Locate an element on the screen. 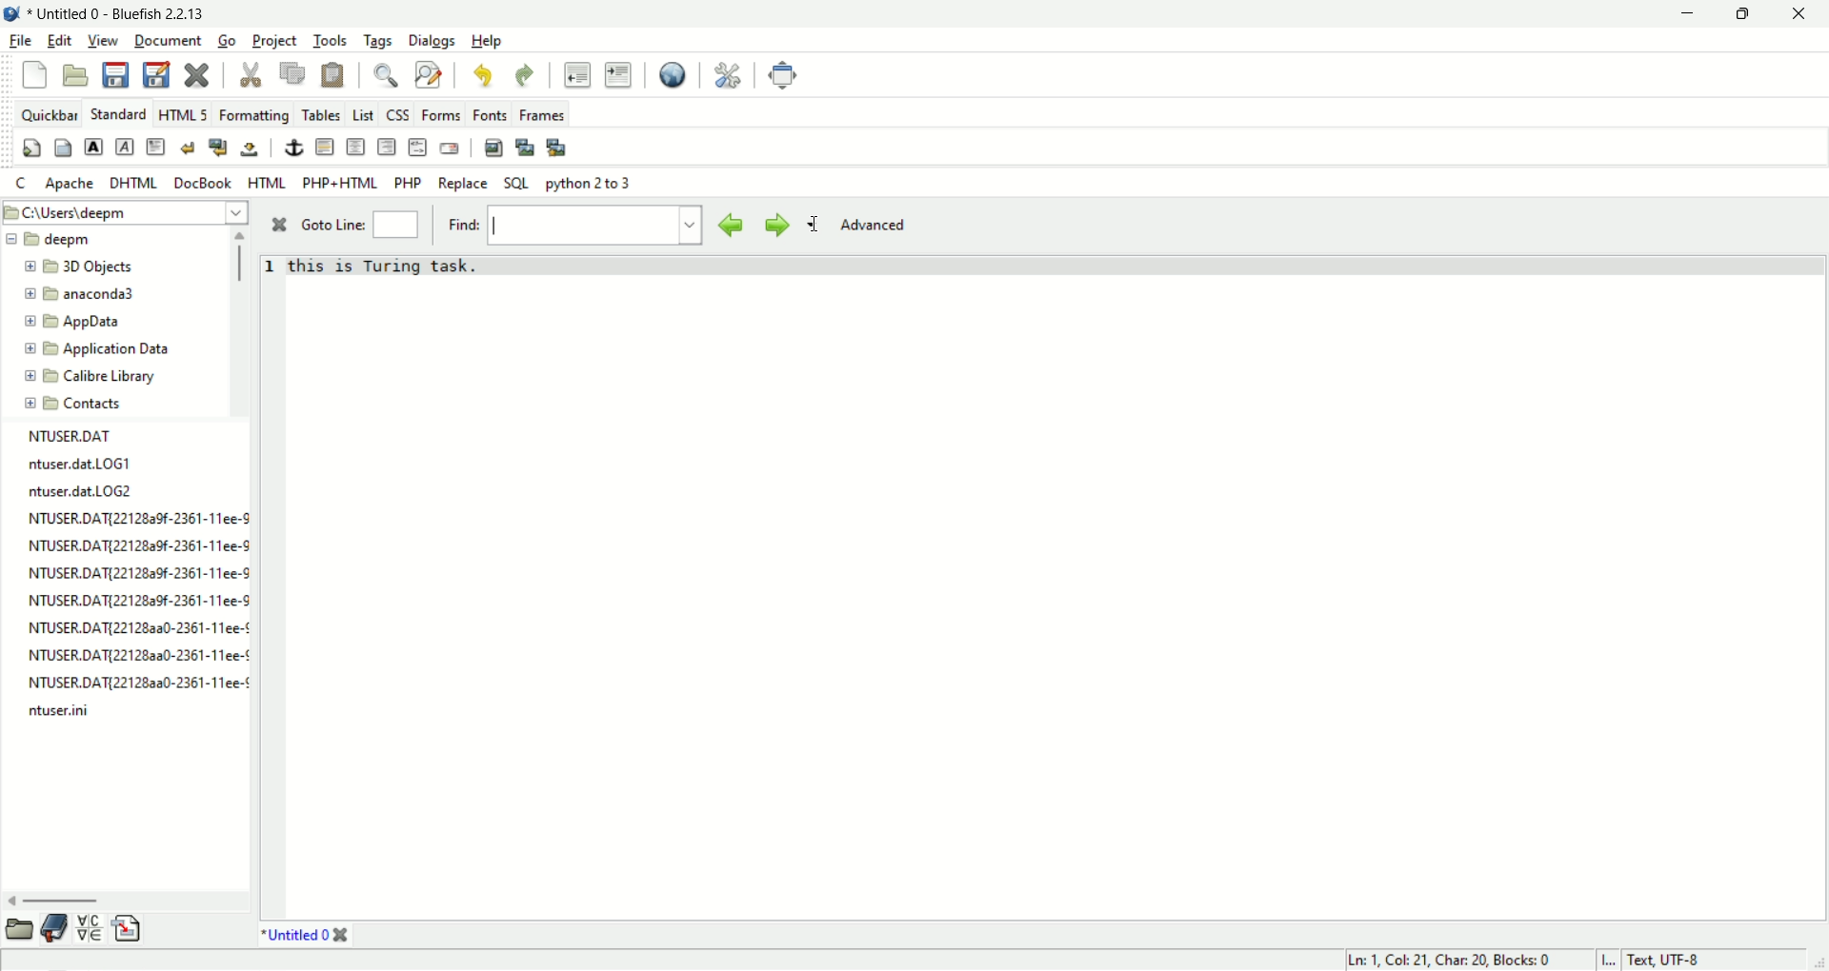 Image resolution: width=1829 pixels, height=971 pixels. * Untitled - Bluefish 2.2.13 is located at coordinates (129, 11).